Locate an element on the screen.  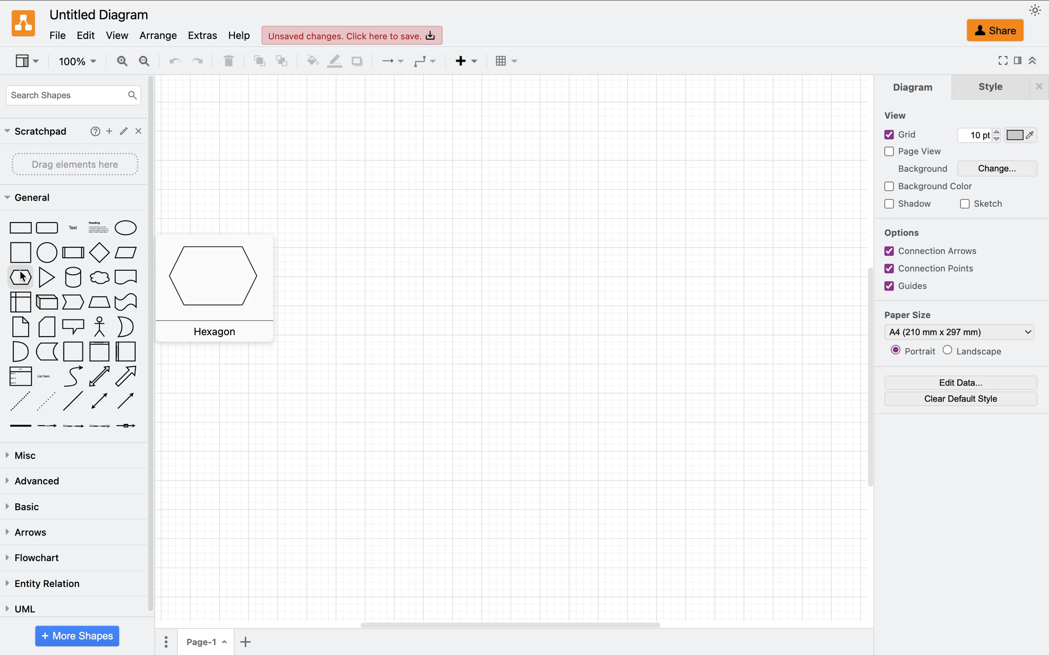
collapse is located at coordinates (1033, 61).